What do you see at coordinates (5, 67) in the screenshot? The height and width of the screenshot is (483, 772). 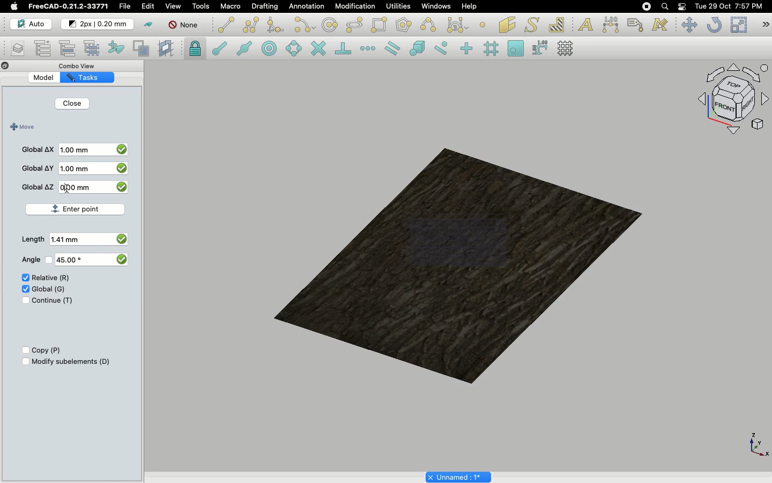 I see `Close` at bounding box center [5, 67].